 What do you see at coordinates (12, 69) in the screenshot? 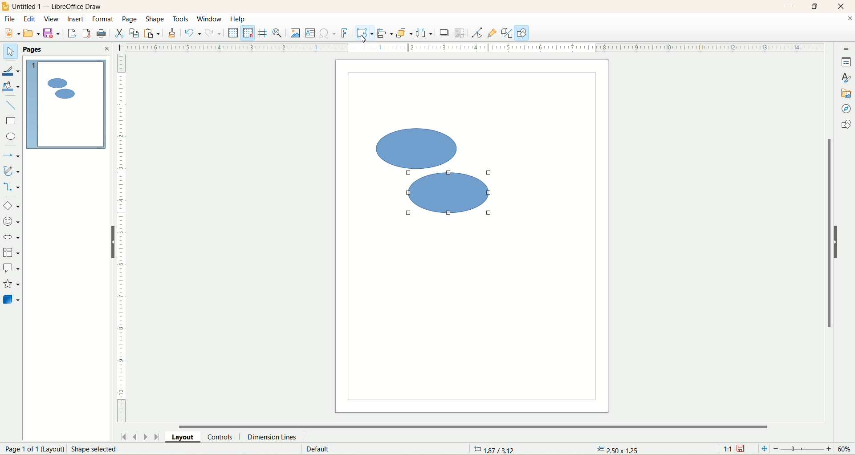
I see `line color` at bounding box center [12, 69].